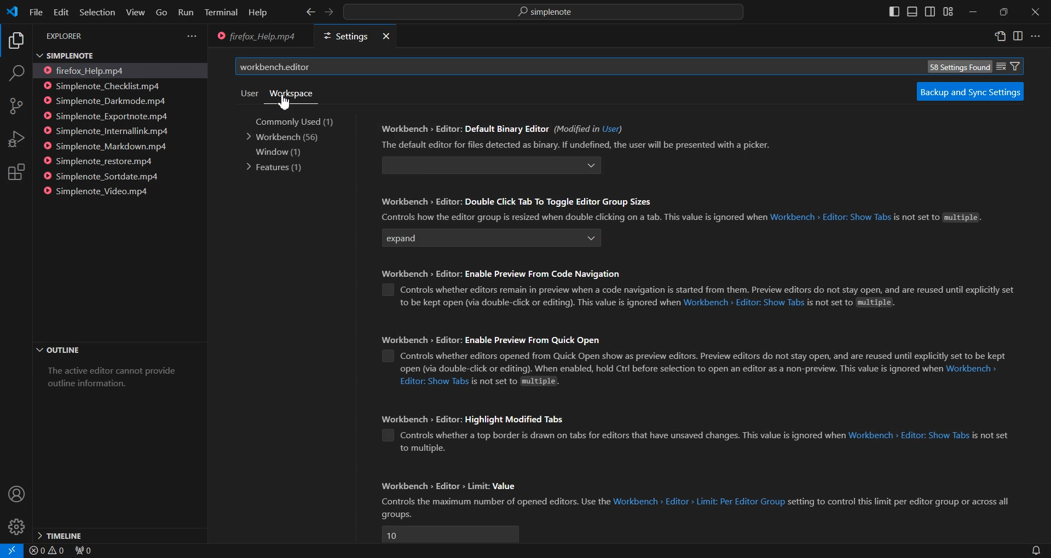 The image size is (1051, 558). What do you see at coordinates (591, 166) in the screenshot?
I see `Drop down box` at bounding box center [591, 166].